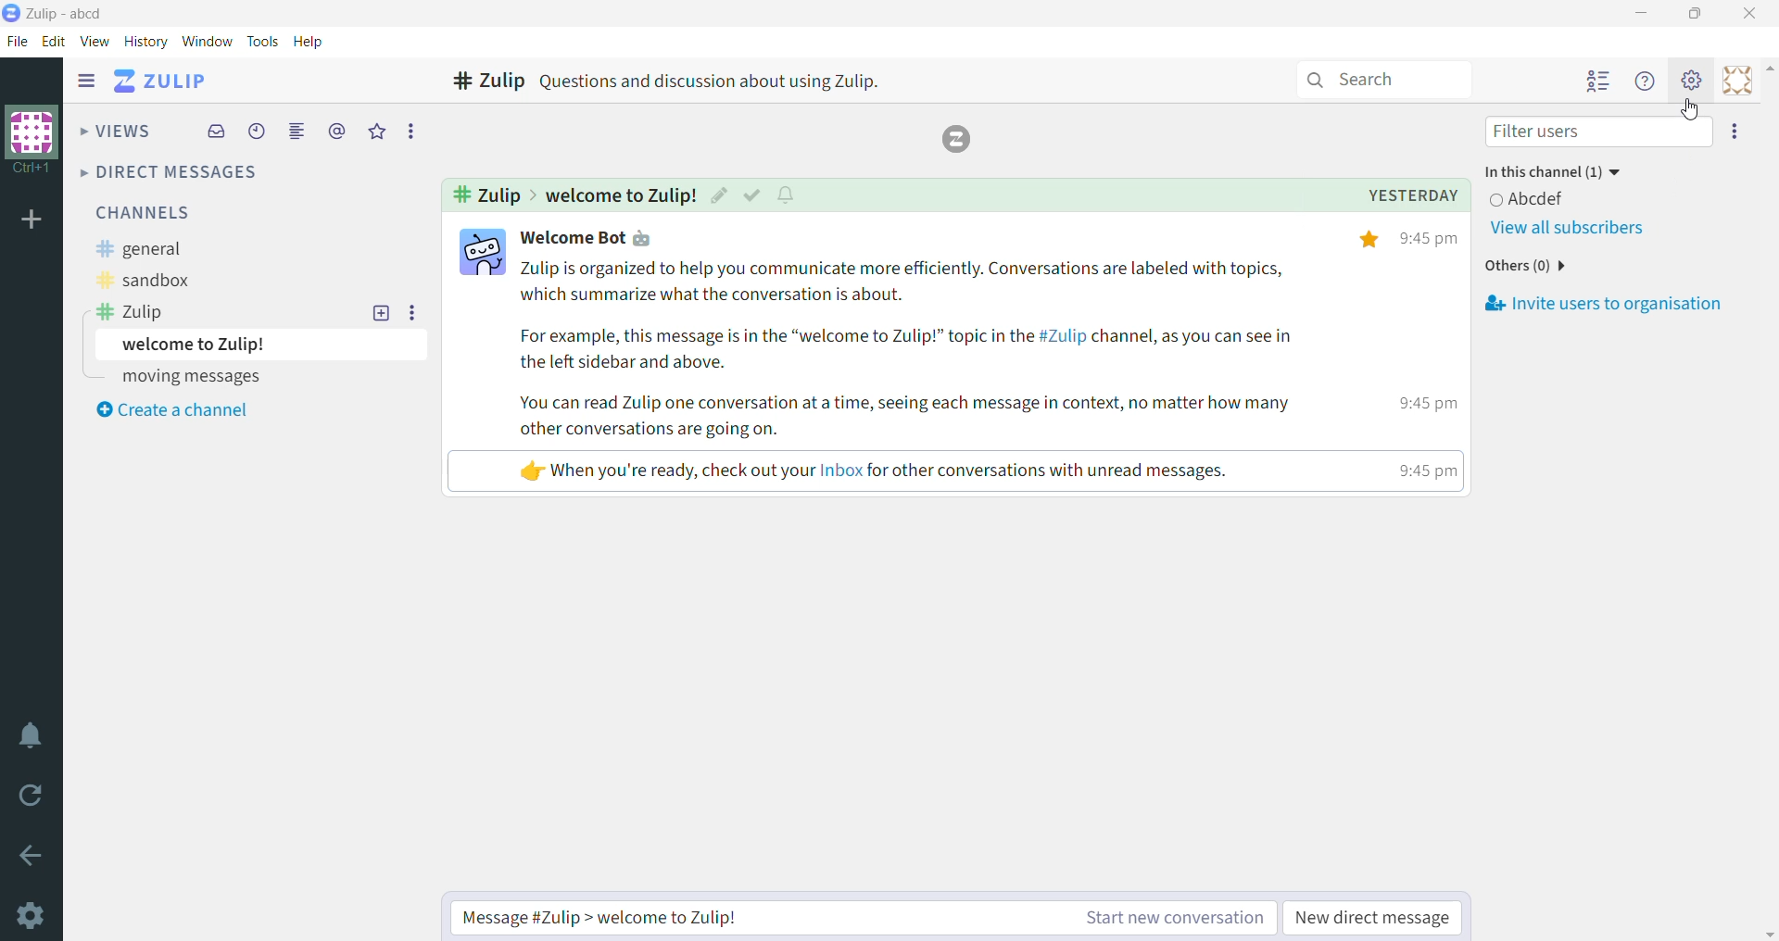 This screenshot has height=941, width=1779. Describe the element at coordinates (713, 81) in the screenshot. I see `Questions and discussion about using Zulip` at that location.